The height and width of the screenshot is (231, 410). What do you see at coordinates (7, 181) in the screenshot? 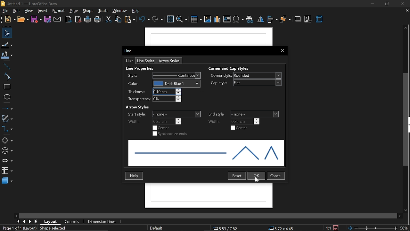
I see `3d shapes` at bounding box center [7, 181].